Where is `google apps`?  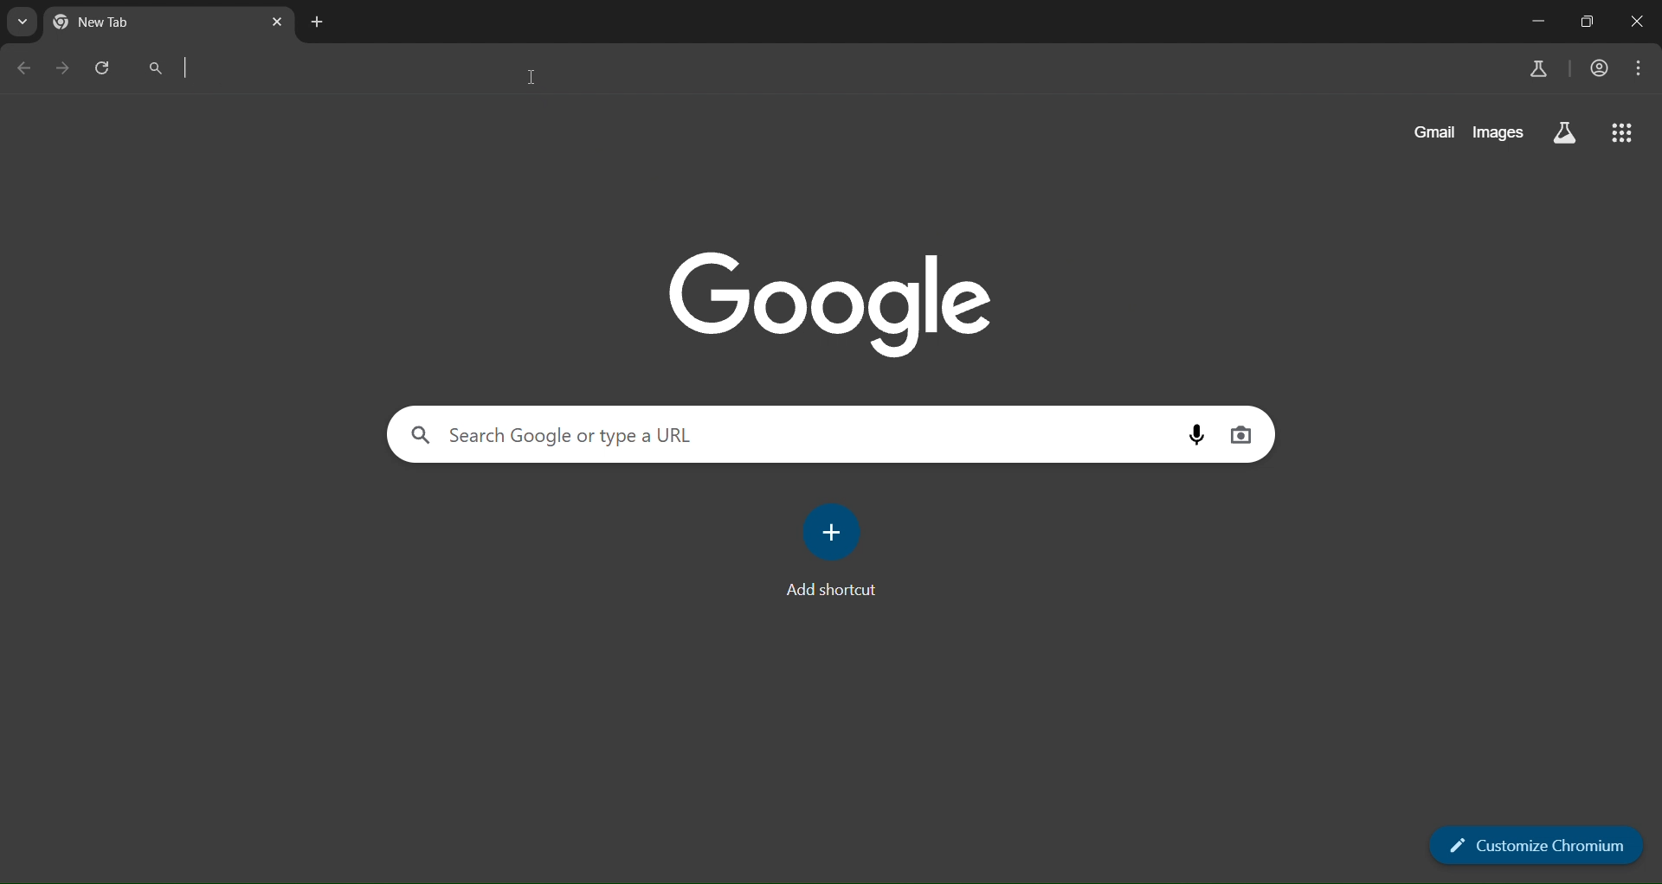 google apps is located at coordinates (1619, 135).